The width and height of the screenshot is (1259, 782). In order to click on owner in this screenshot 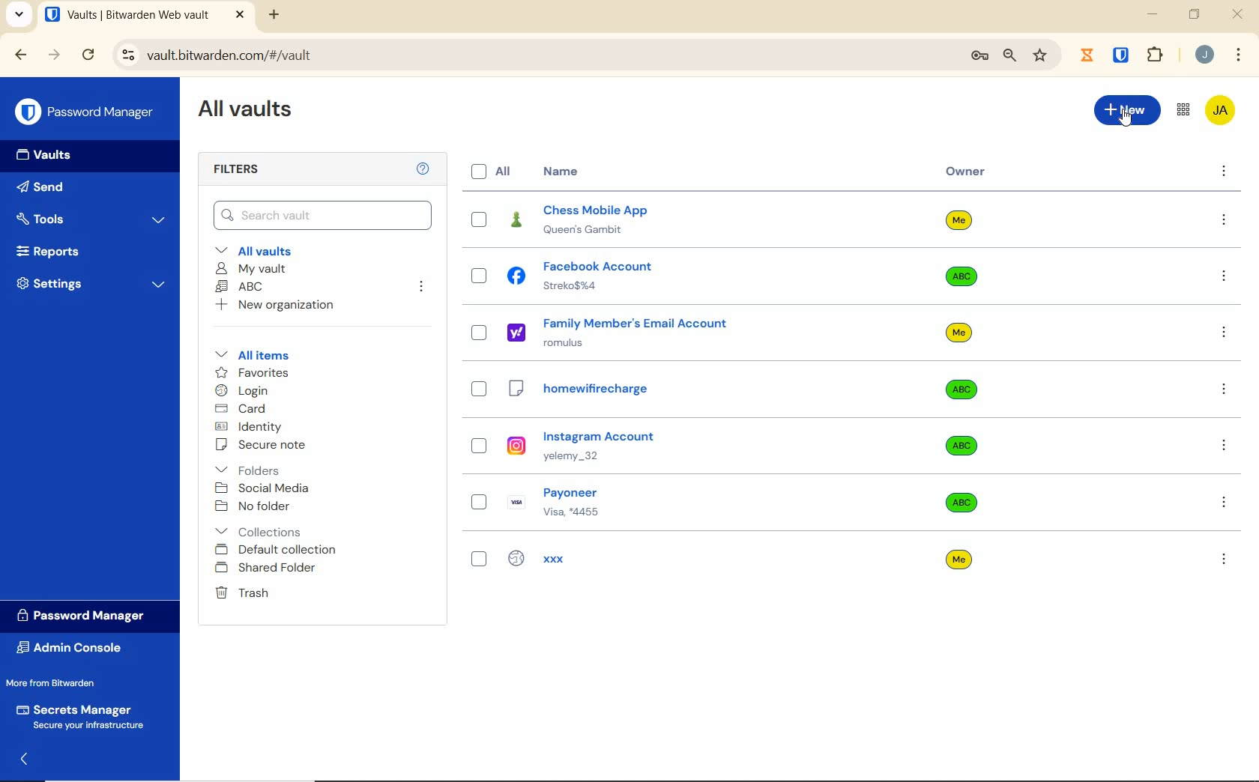, I will do `click(966, 173)`.